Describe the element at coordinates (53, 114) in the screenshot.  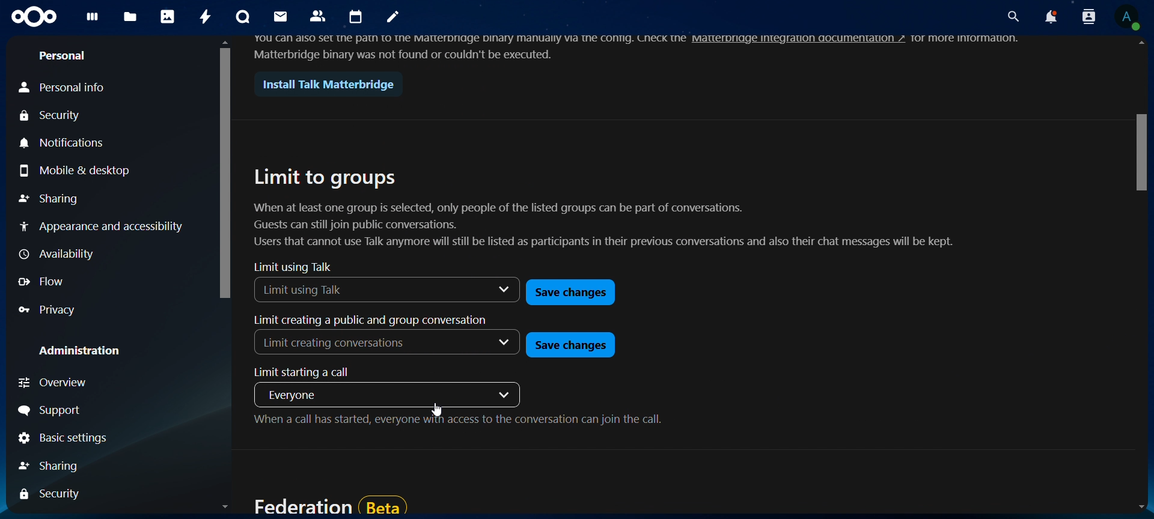
I see `Security` at that location.